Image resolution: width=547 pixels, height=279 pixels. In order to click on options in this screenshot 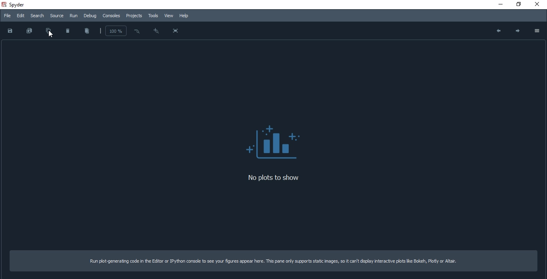, I will do `click(536, 30)`.